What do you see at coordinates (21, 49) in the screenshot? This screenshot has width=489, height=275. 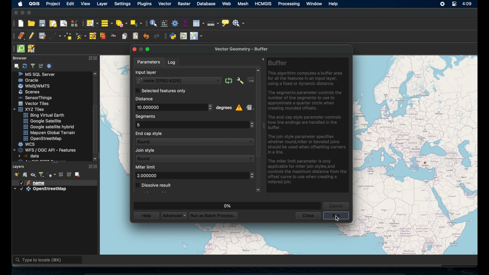 I see `quicksom` at bounding box center [21, 49].